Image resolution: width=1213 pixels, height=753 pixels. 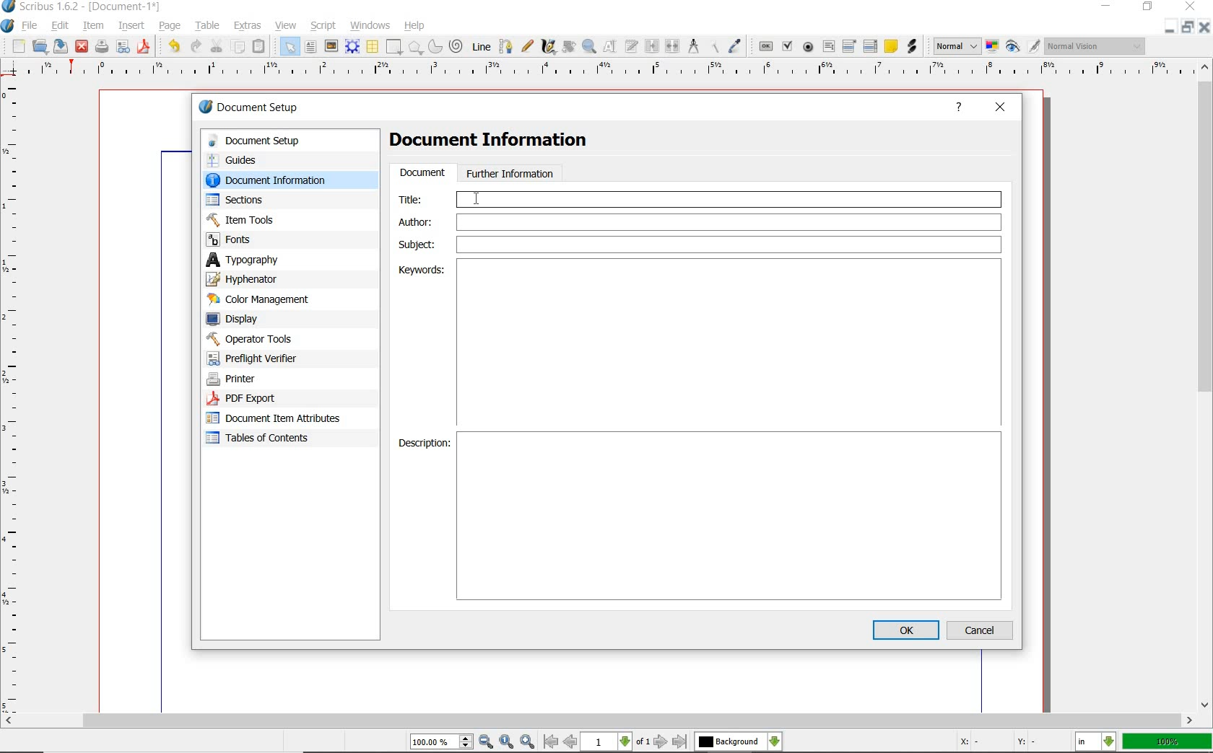 What do you see at coordinates (765, 46) in the screenshot?
I see `pdf push button` at bounding box center [765, 46].